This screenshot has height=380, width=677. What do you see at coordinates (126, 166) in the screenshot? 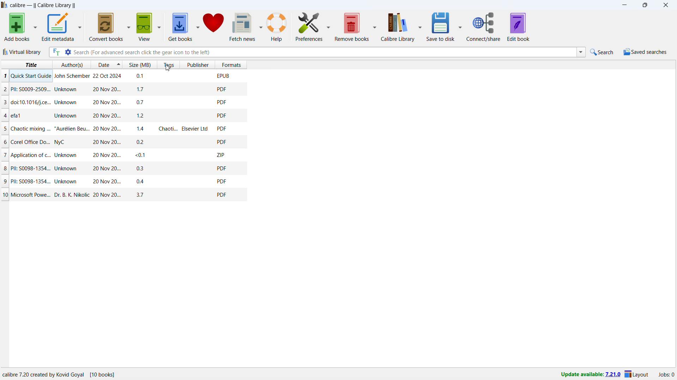
I see `8 PII: S0098-1354... Unknown 20 Nov 20... 03 PDF` at bounding box center [126, 166].